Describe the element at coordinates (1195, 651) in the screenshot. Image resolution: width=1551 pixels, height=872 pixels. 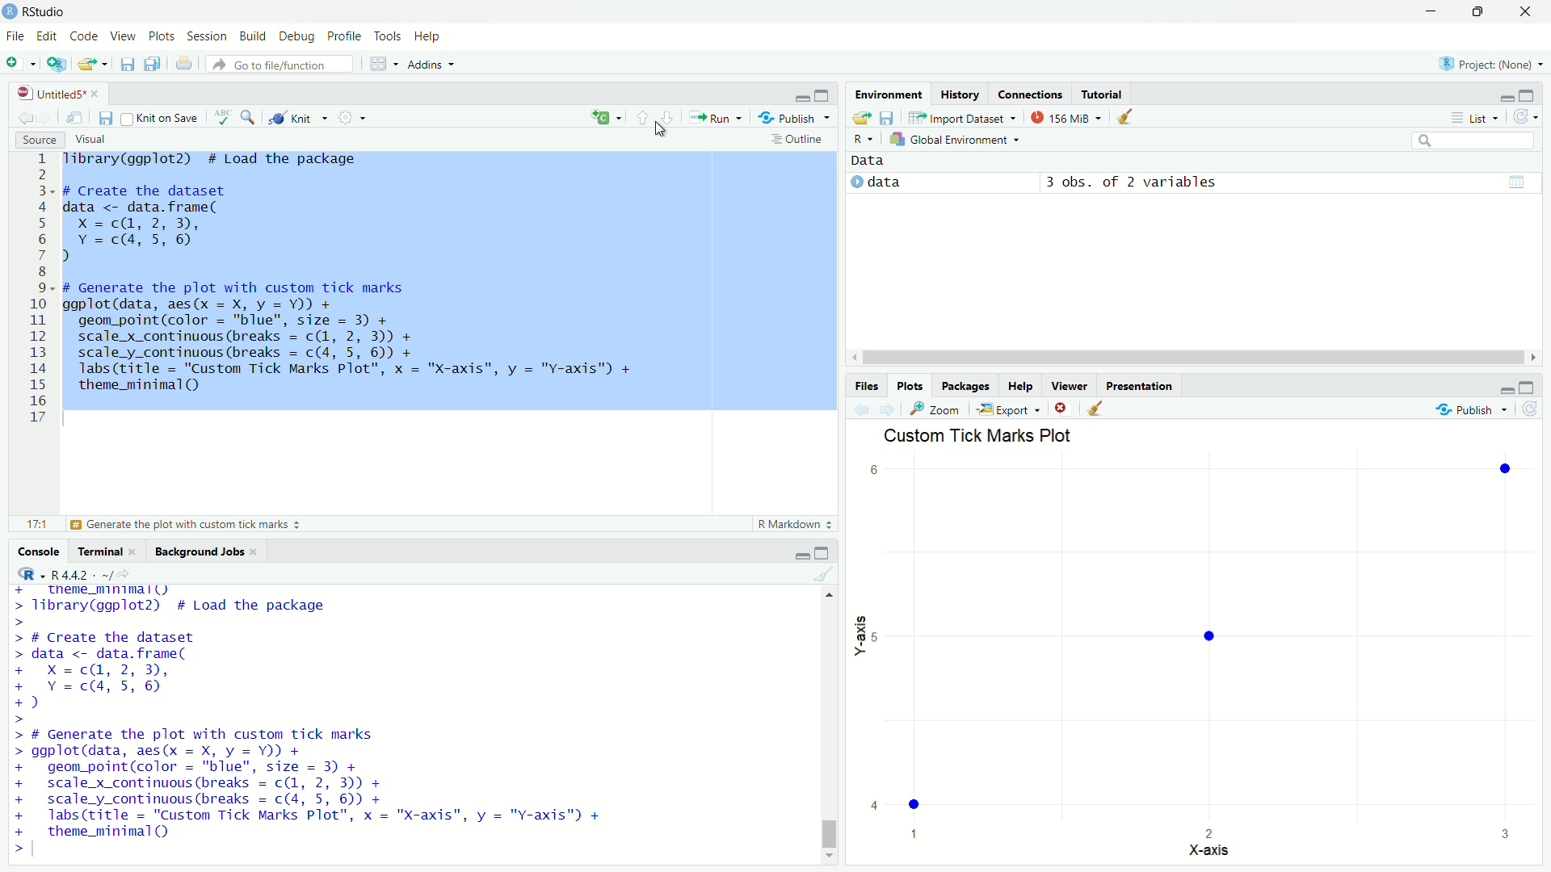
I see `empty plot area` at that location.